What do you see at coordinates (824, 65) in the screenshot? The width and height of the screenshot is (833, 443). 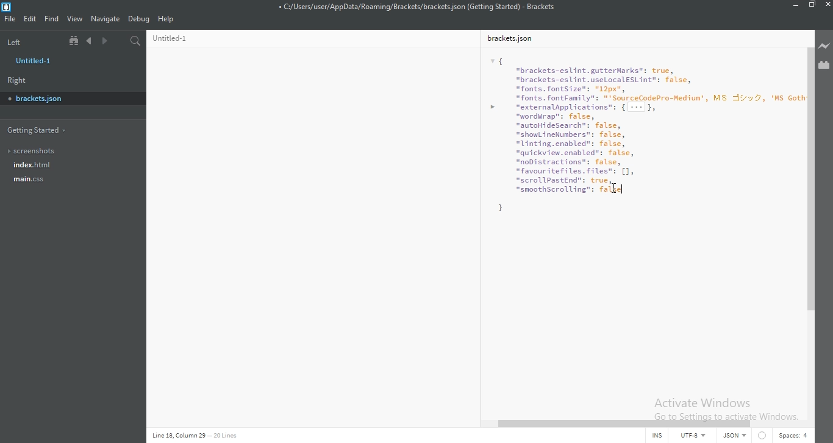 I see `Extension Manager` at bounding box center [824, 65].